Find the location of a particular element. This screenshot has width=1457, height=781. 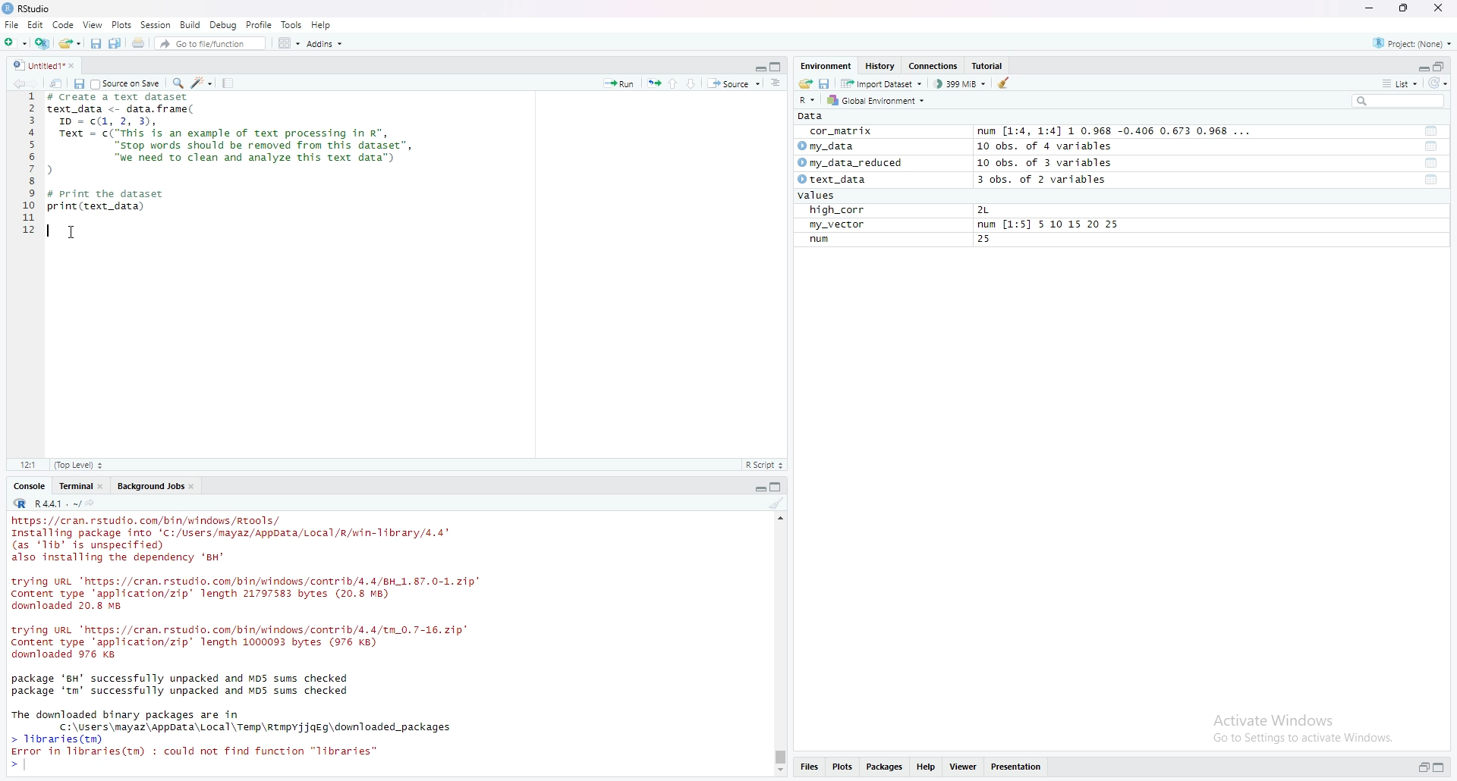

open an existing file is located at coordinates (71, 44).